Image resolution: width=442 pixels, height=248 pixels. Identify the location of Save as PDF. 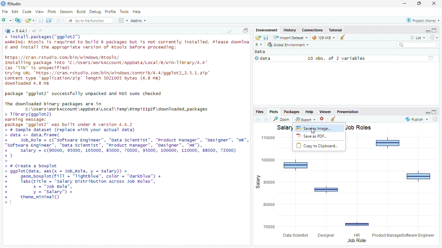
(320, 137).